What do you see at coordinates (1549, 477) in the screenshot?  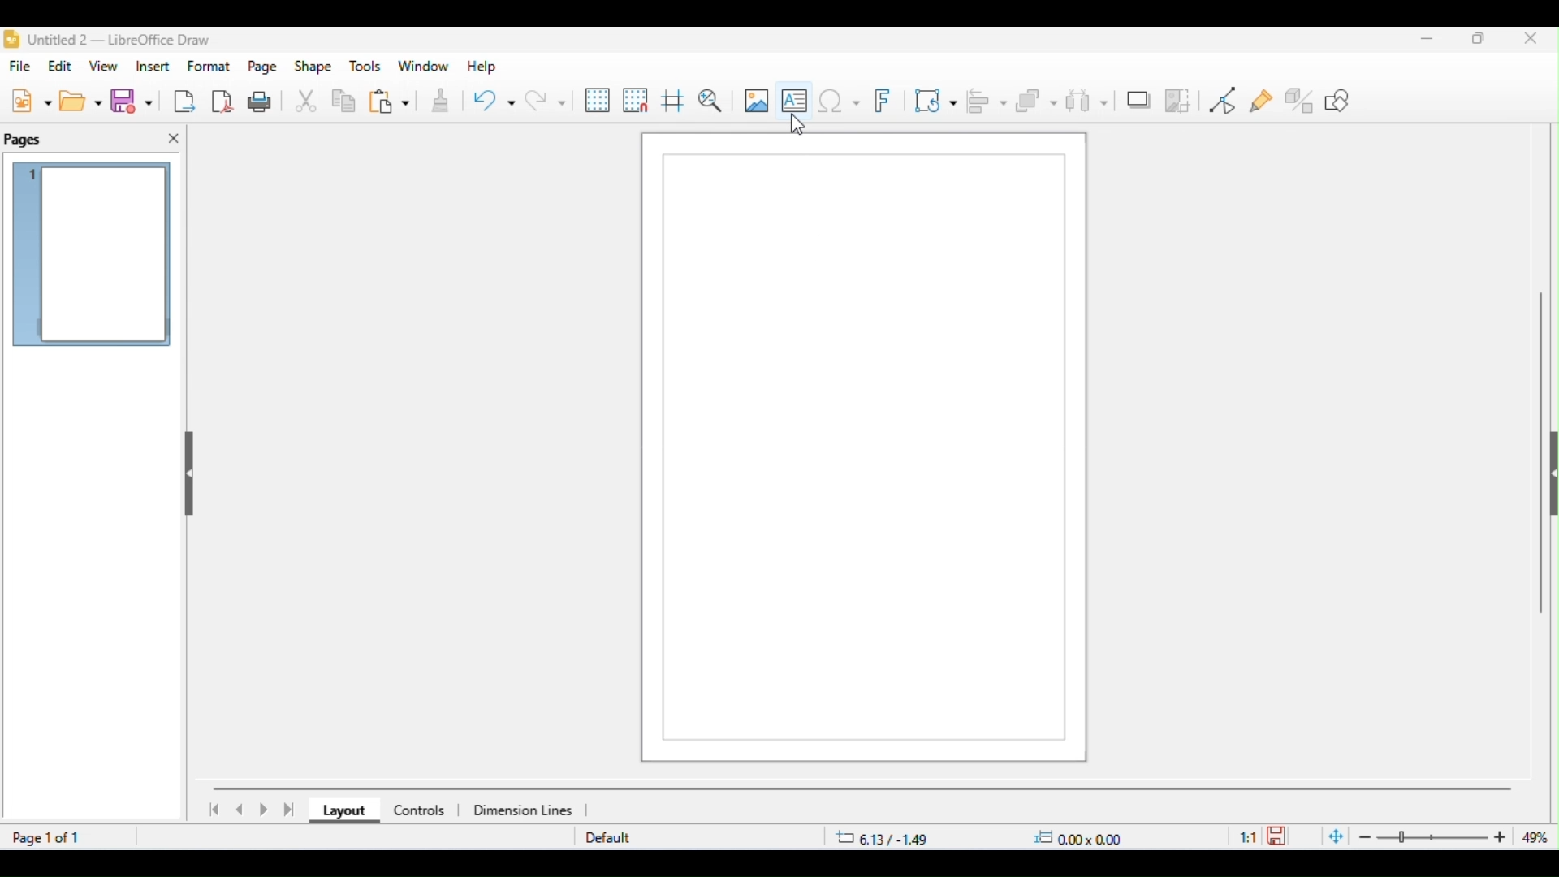 I see `hide` at bounding box center [1549, 477].